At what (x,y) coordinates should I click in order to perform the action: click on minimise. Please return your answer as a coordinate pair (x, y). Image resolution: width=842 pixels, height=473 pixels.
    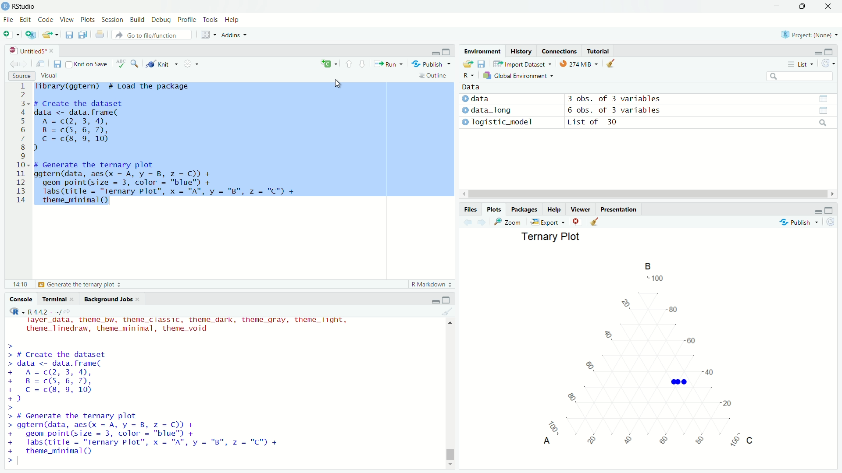
    Looking at the image, I should click on (435, 52).